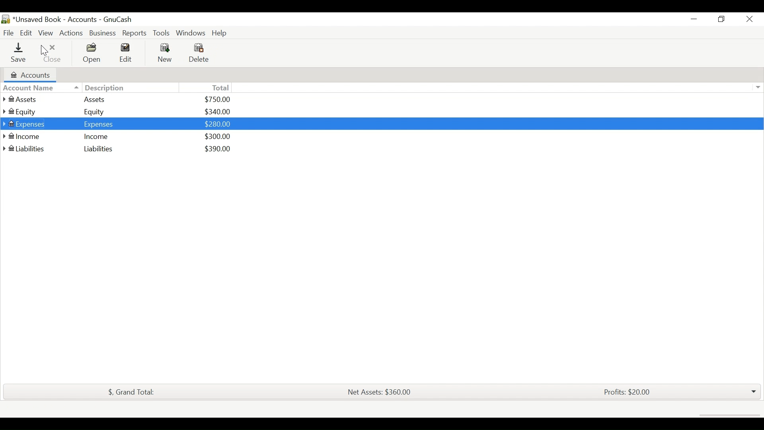 The height and width of the screenshot is (430, 764). I want to click on Assets, so click(29, 99).